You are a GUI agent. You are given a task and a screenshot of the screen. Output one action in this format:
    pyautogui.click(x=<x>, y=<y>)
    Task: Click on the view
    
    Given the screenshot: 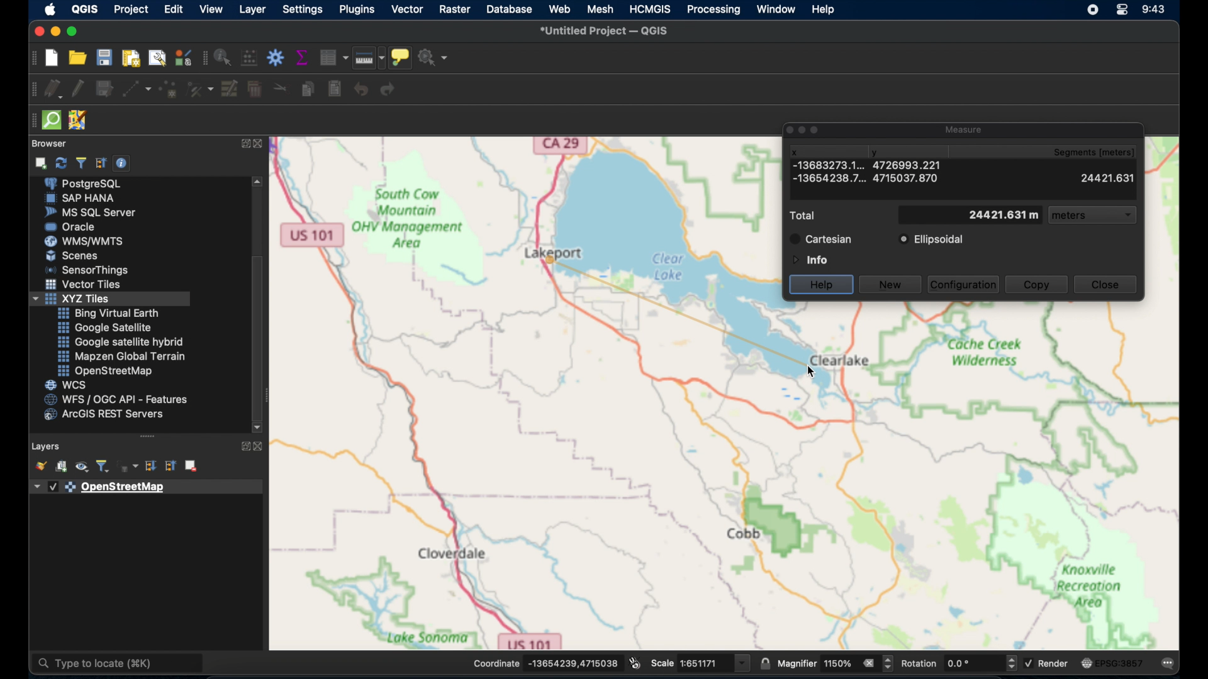 What is the action you would take?
    pyautogui.click(x=210, y=9)
    